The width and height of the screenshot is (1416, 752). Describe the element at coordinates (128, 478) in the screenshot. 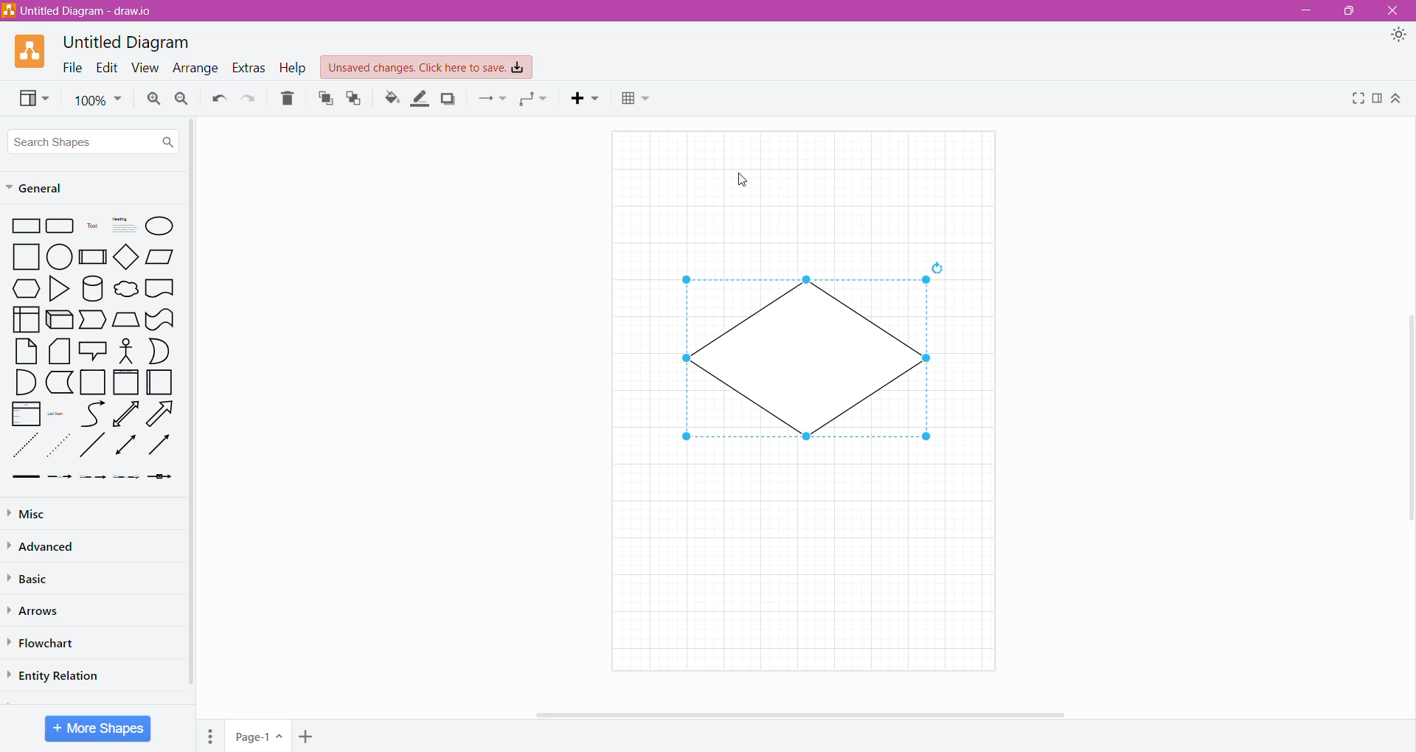

I see `Connector with 3 Labels` at that location.